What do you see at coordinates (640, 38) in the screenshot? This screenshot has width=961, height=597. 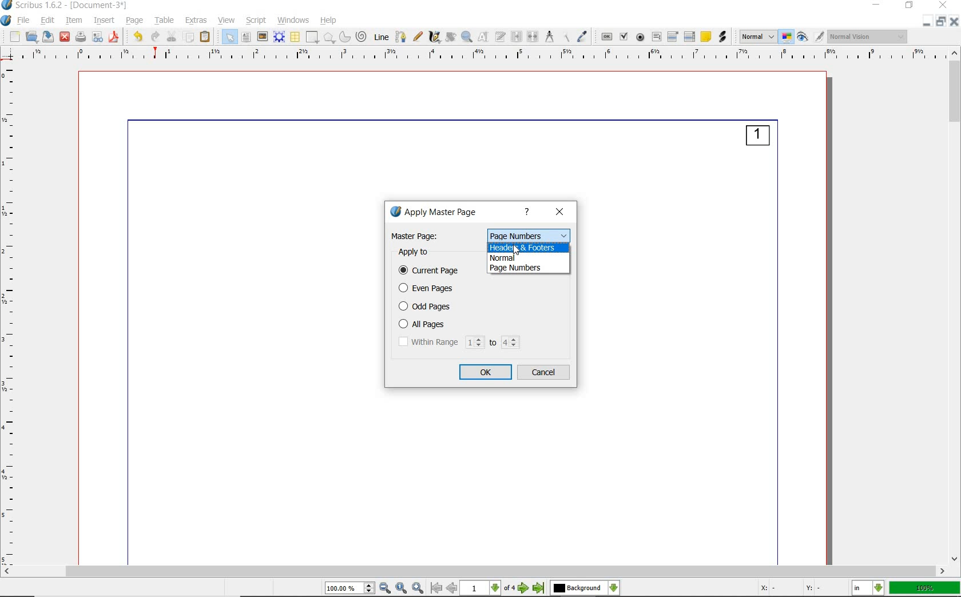 I see `pdf radio button` at bounding box center [640, 38].